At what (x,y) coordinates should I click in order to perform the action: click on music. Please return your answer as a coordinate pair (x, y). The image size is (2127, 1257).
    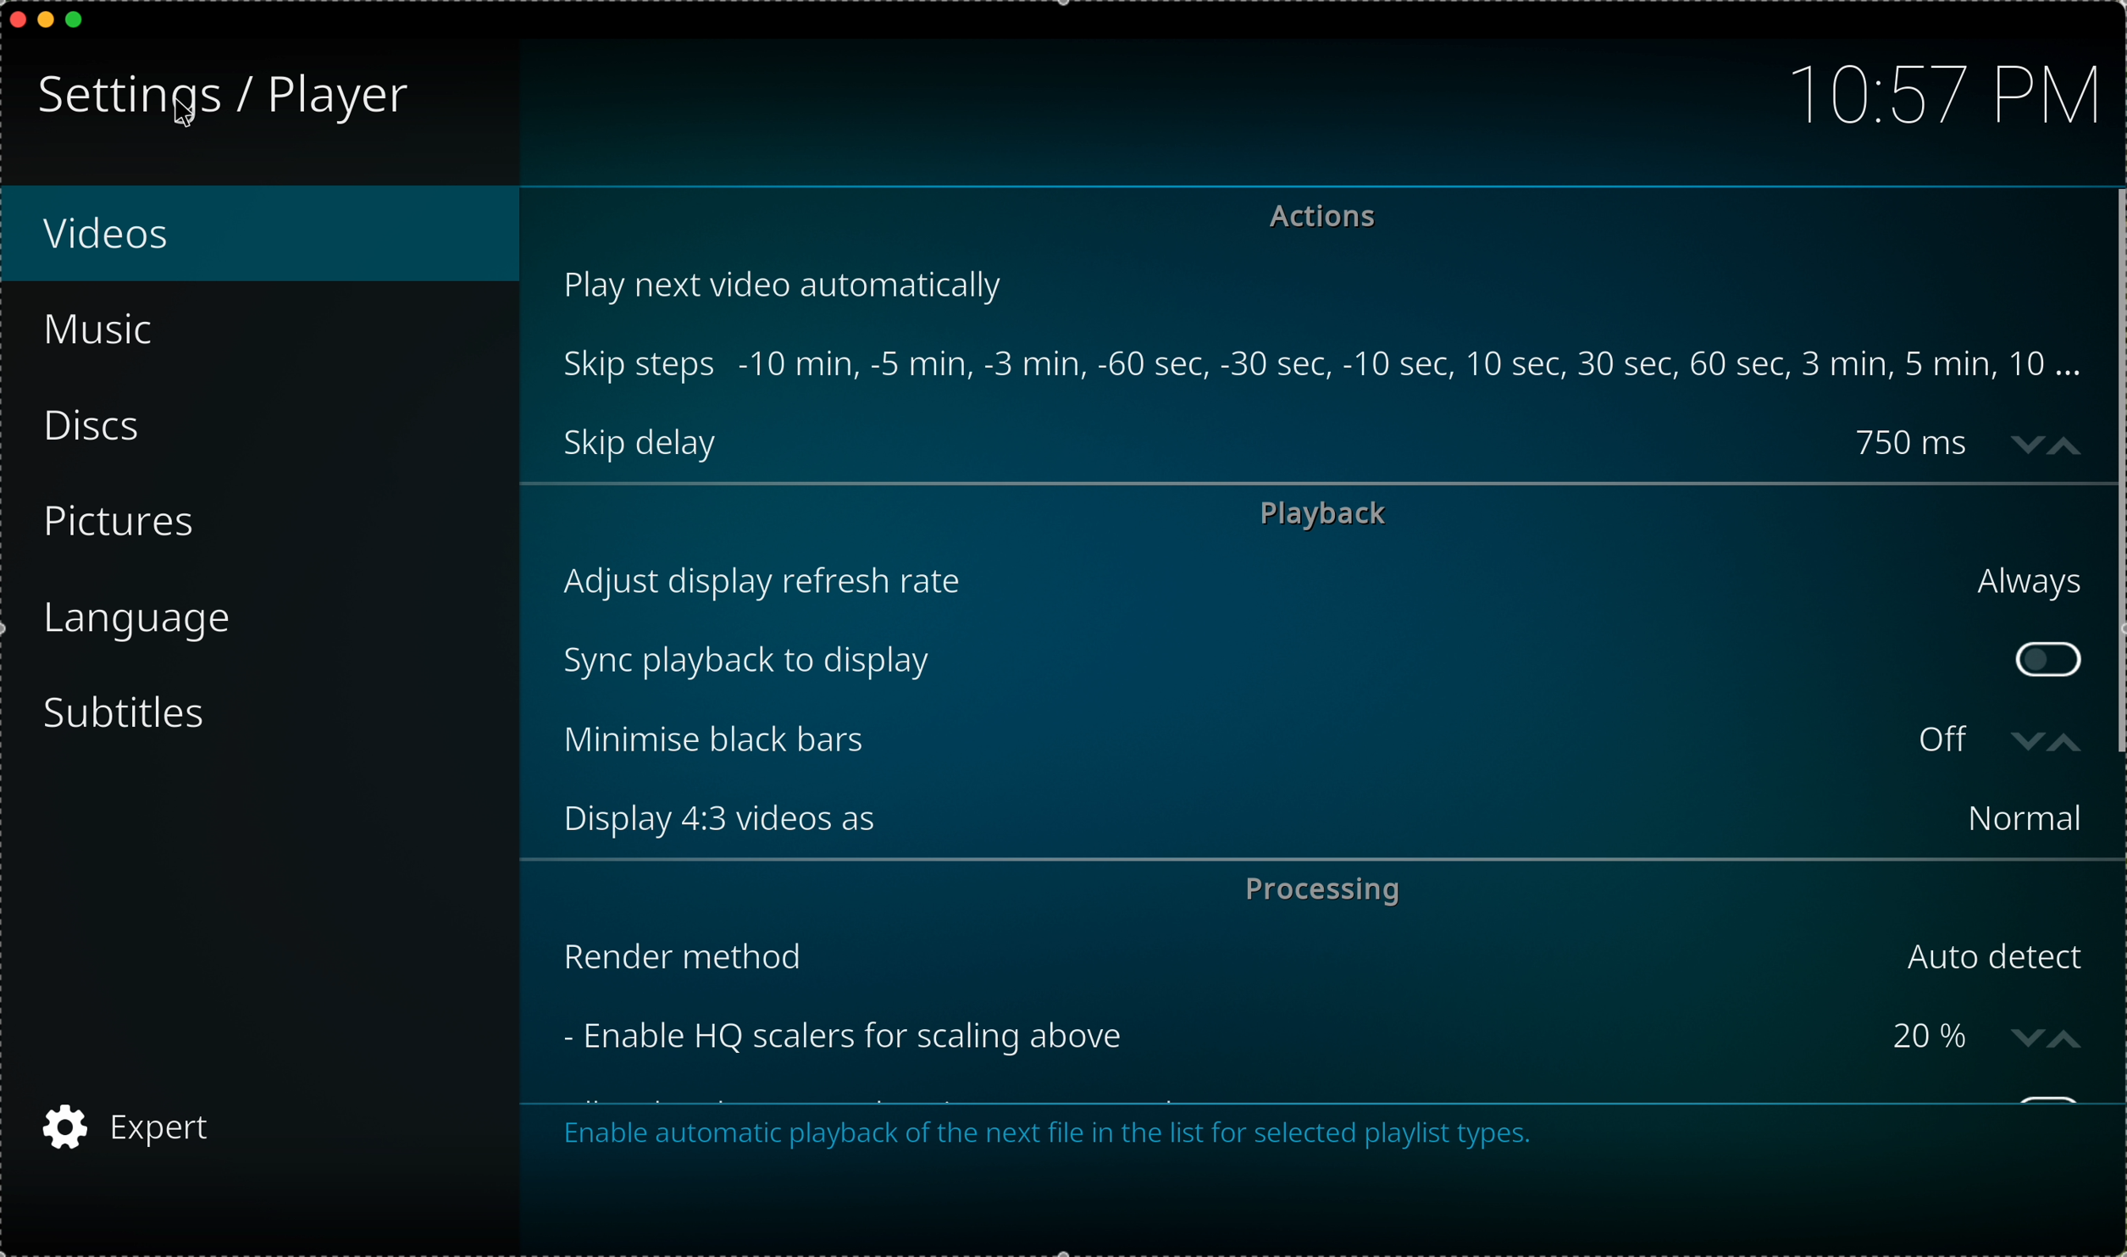
    Looking at the image, I should click on (102, 329).